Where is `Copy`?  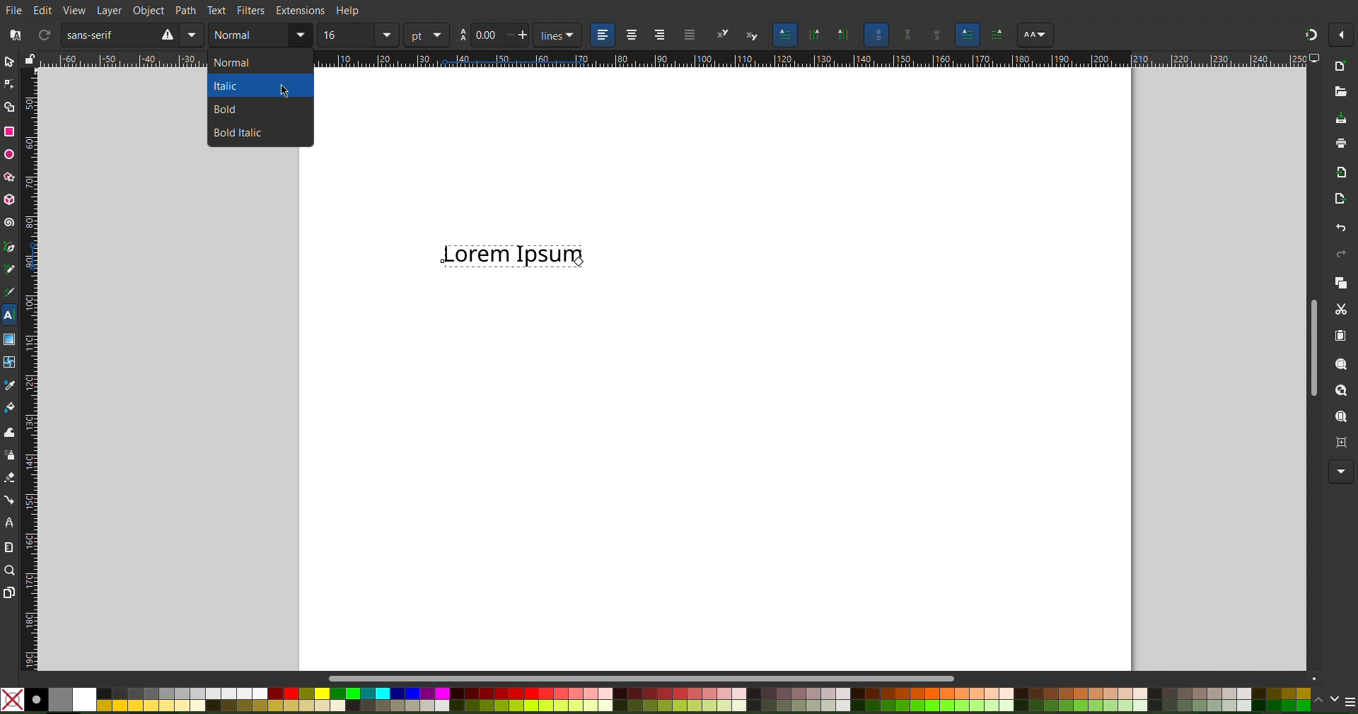 Copy is located at coordinates (1337, 284).